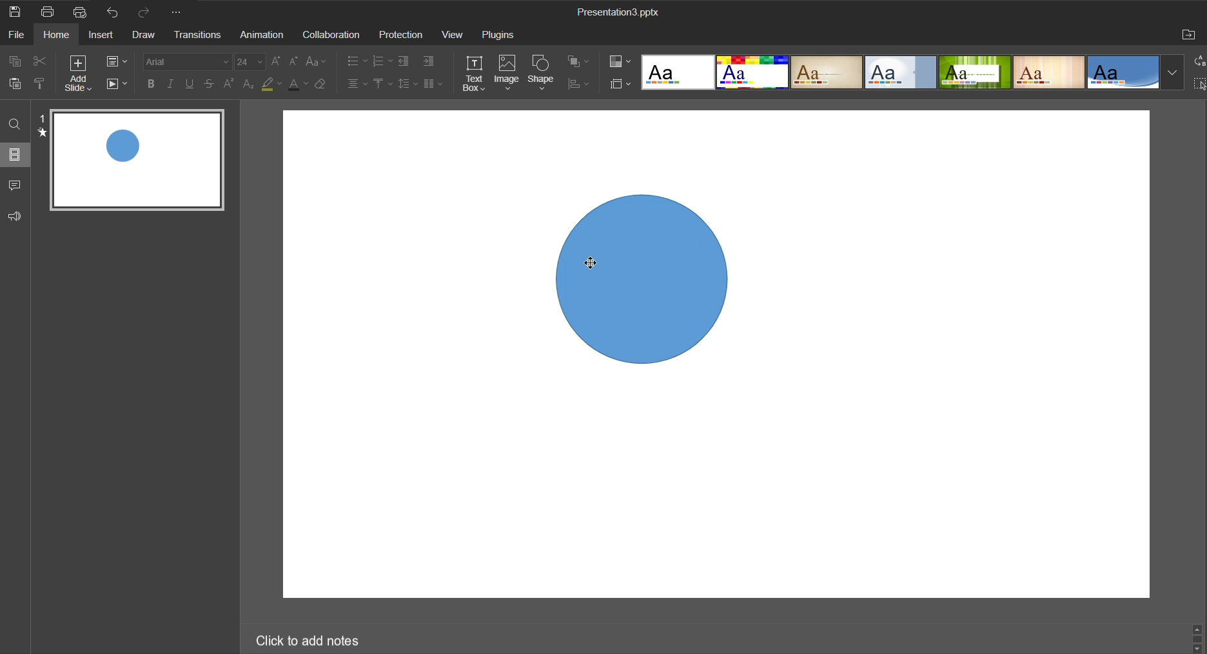 The height and width of the screenshot is (654, 1207). Describe the element at coordinates (1199, 83) in the screenshot. I see `Select All` at that location.